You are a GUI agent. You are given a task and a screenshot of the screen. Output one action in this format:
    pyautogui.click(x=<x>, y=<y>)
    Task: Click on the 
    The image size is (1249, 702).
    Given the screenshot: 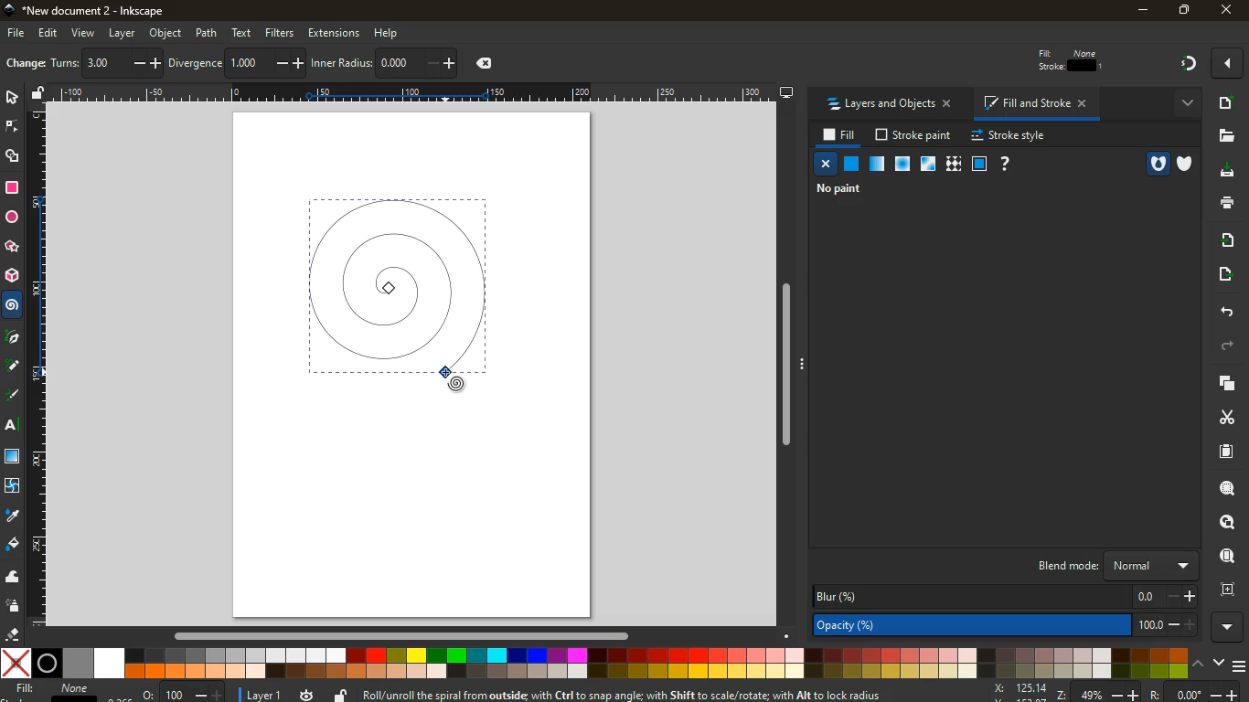 What is the action you would take?
    pyautogui.click(x=400, y=638)
    